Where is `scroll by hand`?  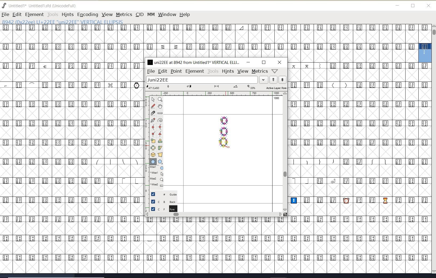 scroll by hand is located at coordinates (160, 107).